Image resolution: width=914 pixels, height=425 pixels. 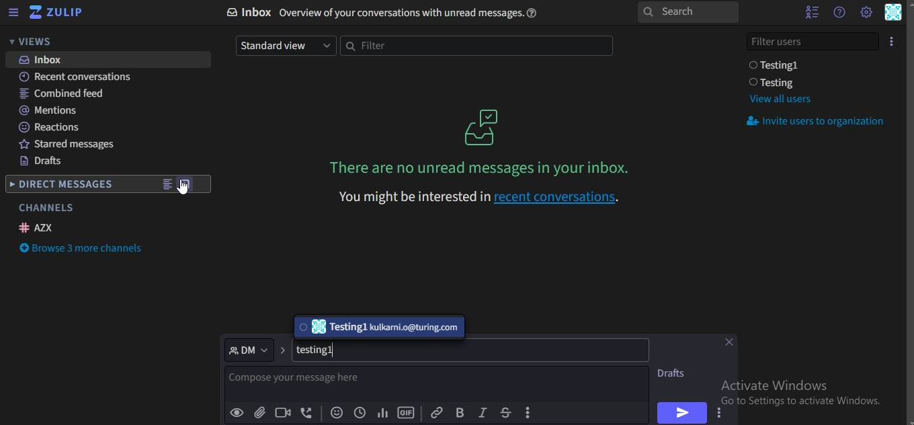 What do you see at coordinates (187, 194) in the screenshot?
I see `cursor` at bounding box center [187, 194].